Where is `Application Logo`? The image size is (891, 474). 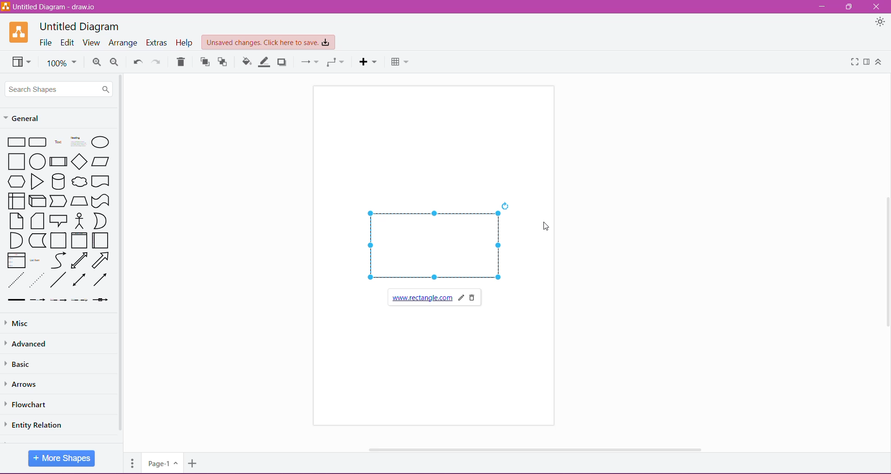 Application Logo is located at coordinates (18, 32).